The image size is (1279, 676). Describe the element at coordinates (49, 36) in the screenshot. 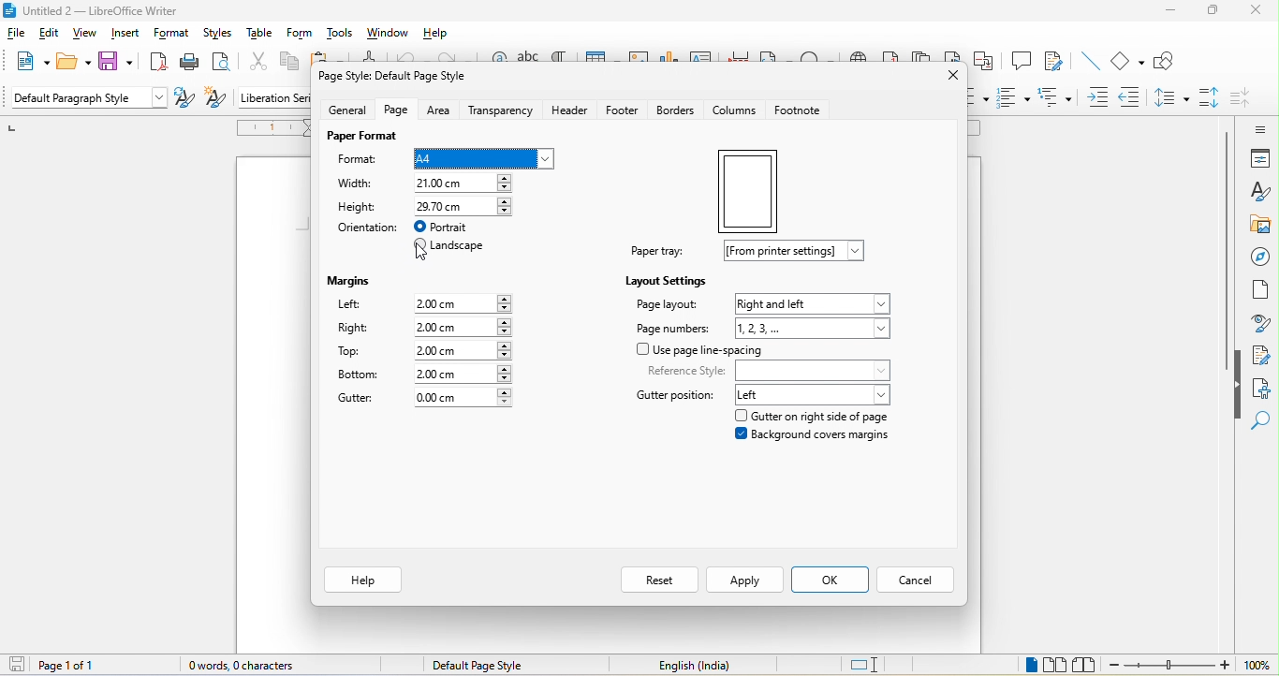

I see `edit` at that location.